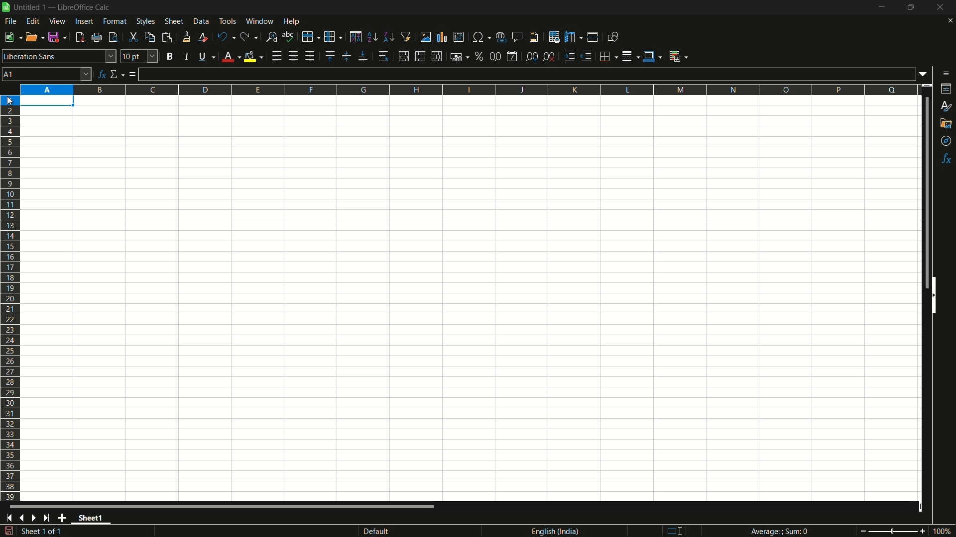 The image size is (956, 537). What do you see at coordinates (97, 38) in the screenshot?
I see `print` at bounding box center [97, 38].